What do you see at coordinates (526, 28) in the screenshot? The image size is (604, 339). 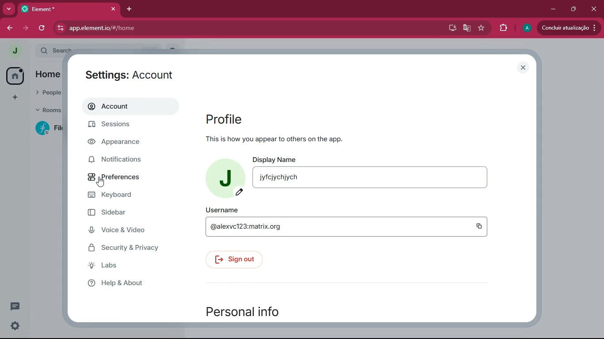 I see `profile picture` at bounding box center [526, 28].